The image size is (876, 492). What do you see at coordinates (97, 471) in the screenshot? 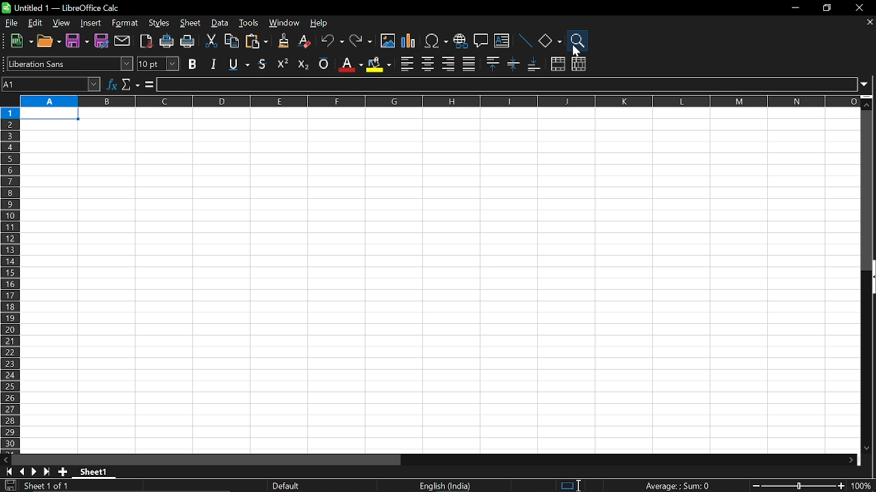
I see `sheet name` at bounding box center [97, 471].